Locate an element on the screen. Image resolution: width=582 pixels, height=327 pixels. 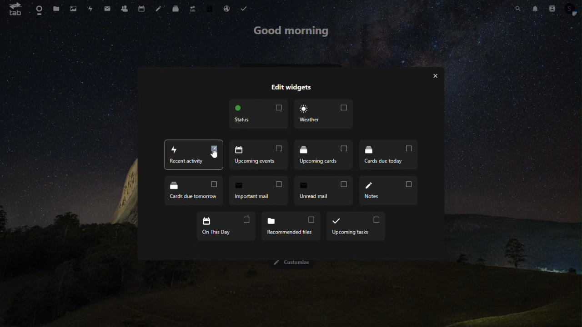
contacts is located at coordinates (125, 9).